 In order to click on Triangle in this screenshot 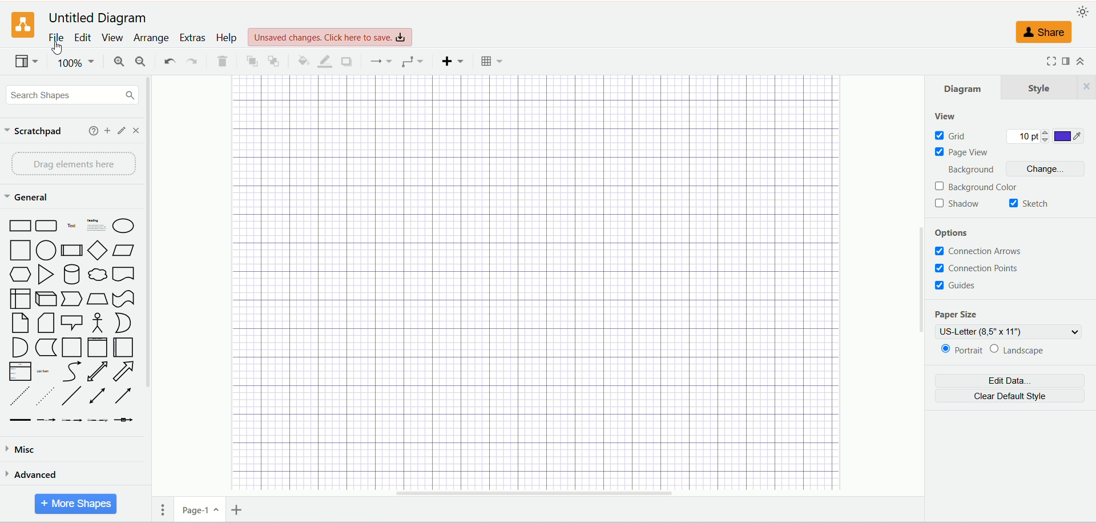, I will do `click(47, 276)`.